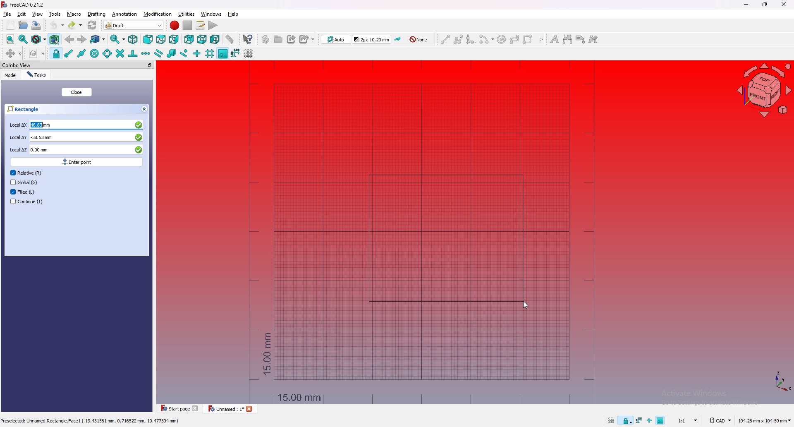 Image resolution: width=794 pixels, height=427 pixels. What do you see at coordinates (501, 39) in the screenshot?
I see `circle` at bounding box center [501, 39].